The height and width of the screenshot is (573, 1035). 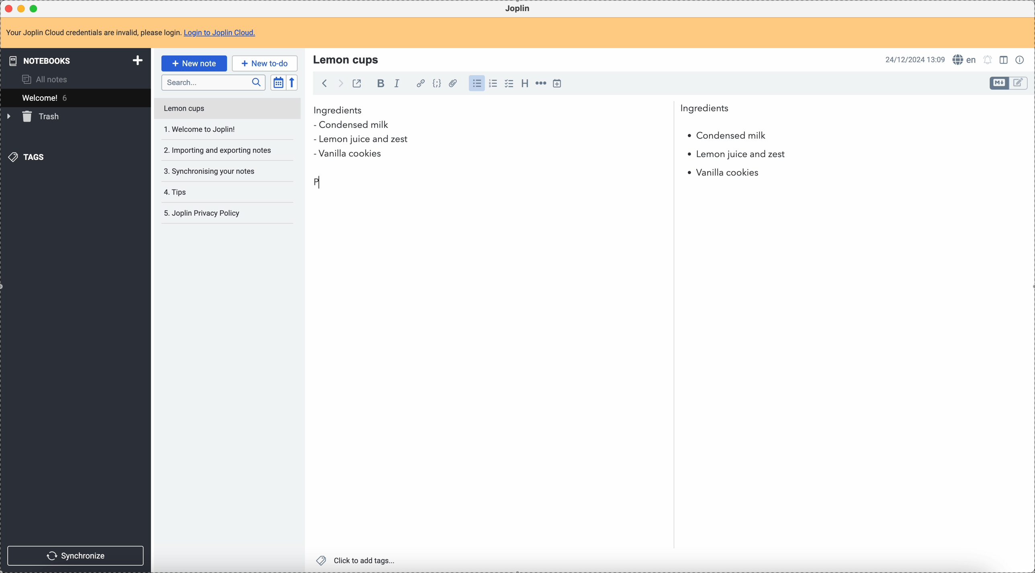 What do you see at coordinates (557, 83) in the screenshot?
I see `insert time` at bounding box center [557, 83].